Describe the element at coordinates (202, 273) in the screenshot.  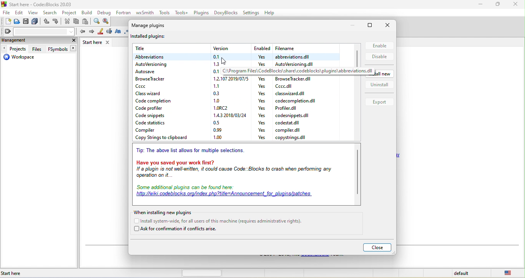
I see `horizontal scroll bar` at that location.